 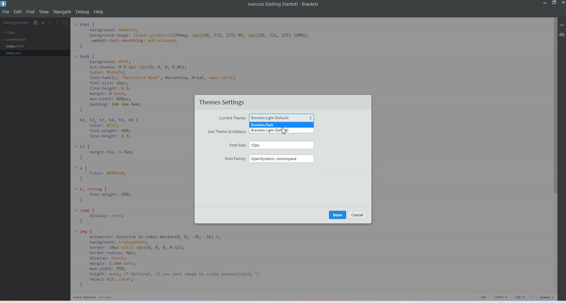 I want to click on Navigate Forward, so click(x=51, y=23).